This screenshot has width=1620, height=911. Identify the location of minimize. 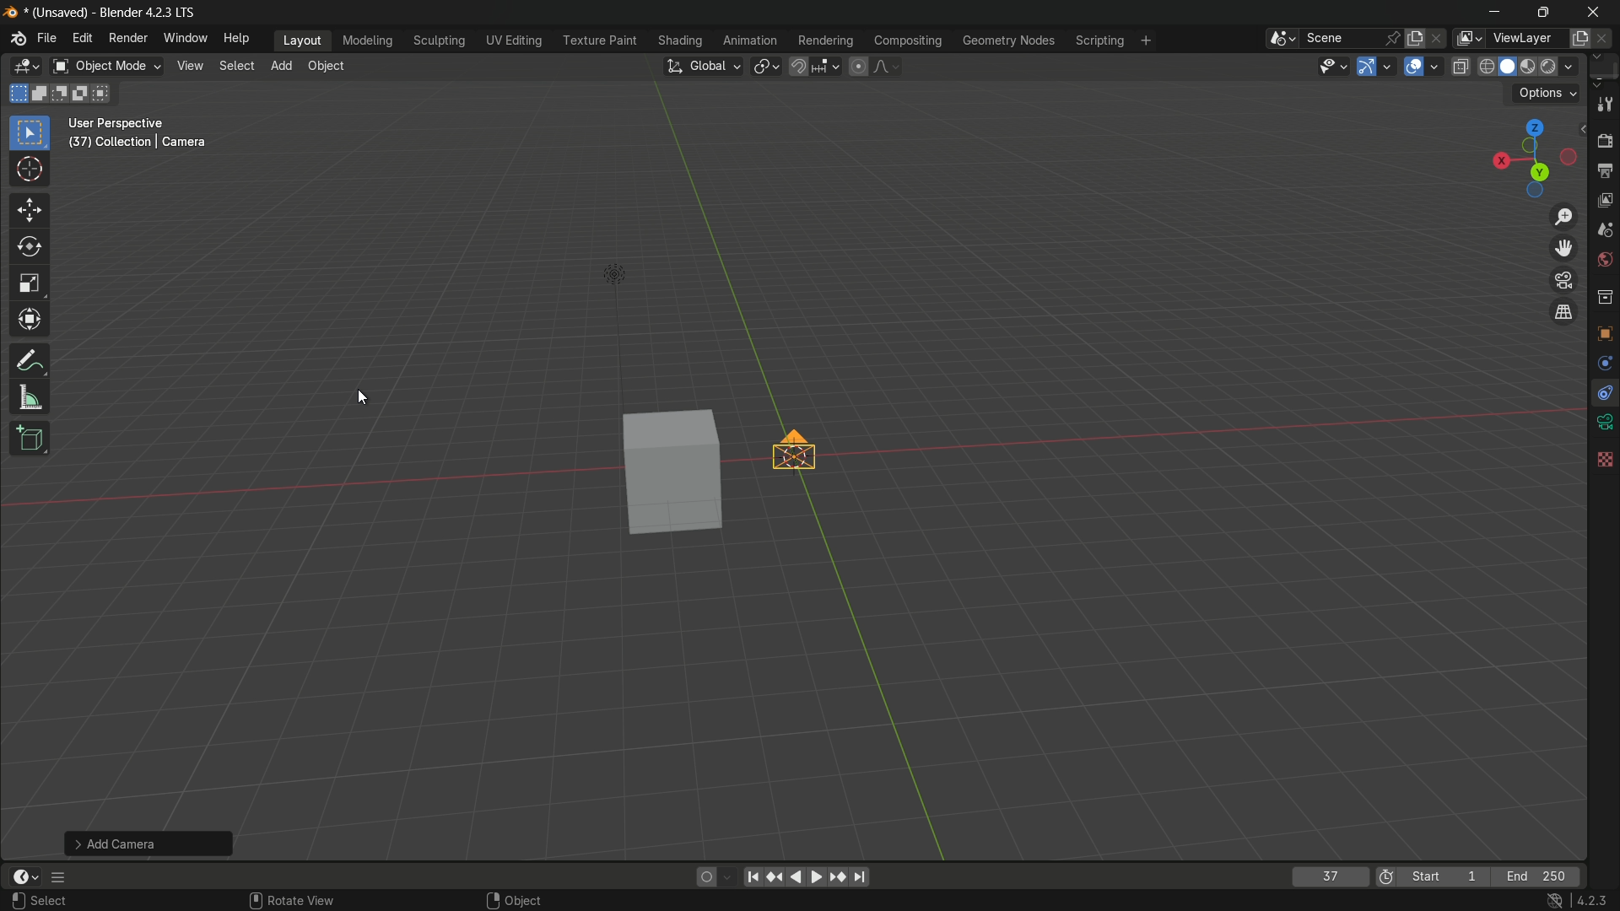
(1489, 13).